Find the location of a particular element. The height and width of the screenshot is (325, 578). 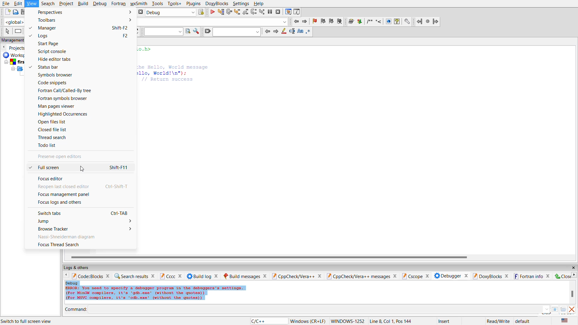

run search is located at coordinates (187, 32).